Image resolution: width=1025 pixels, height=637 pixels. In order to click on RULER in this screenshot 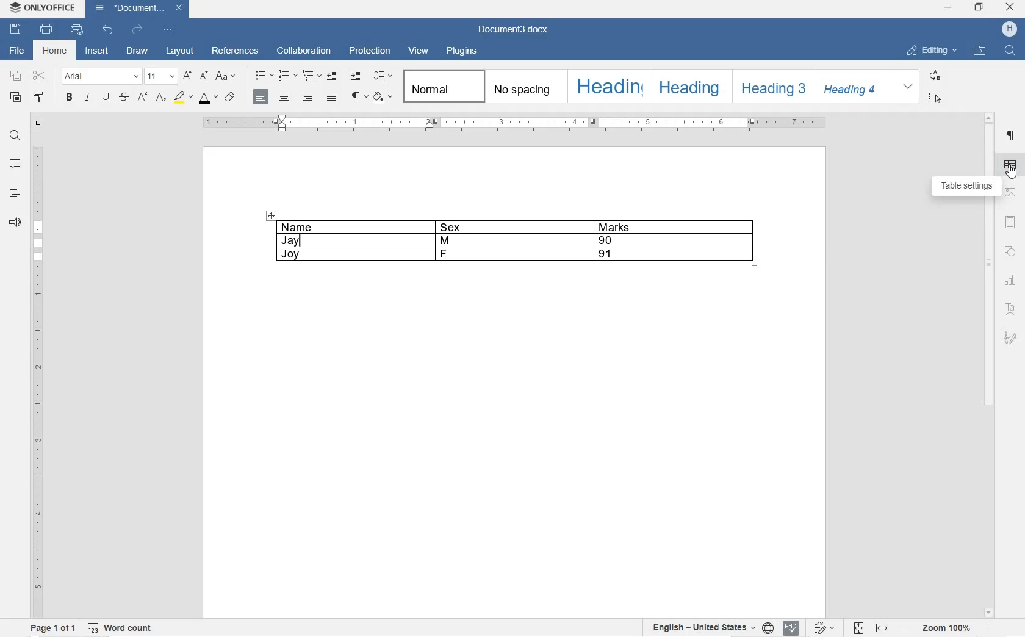, I will do `click(36, 380)`.